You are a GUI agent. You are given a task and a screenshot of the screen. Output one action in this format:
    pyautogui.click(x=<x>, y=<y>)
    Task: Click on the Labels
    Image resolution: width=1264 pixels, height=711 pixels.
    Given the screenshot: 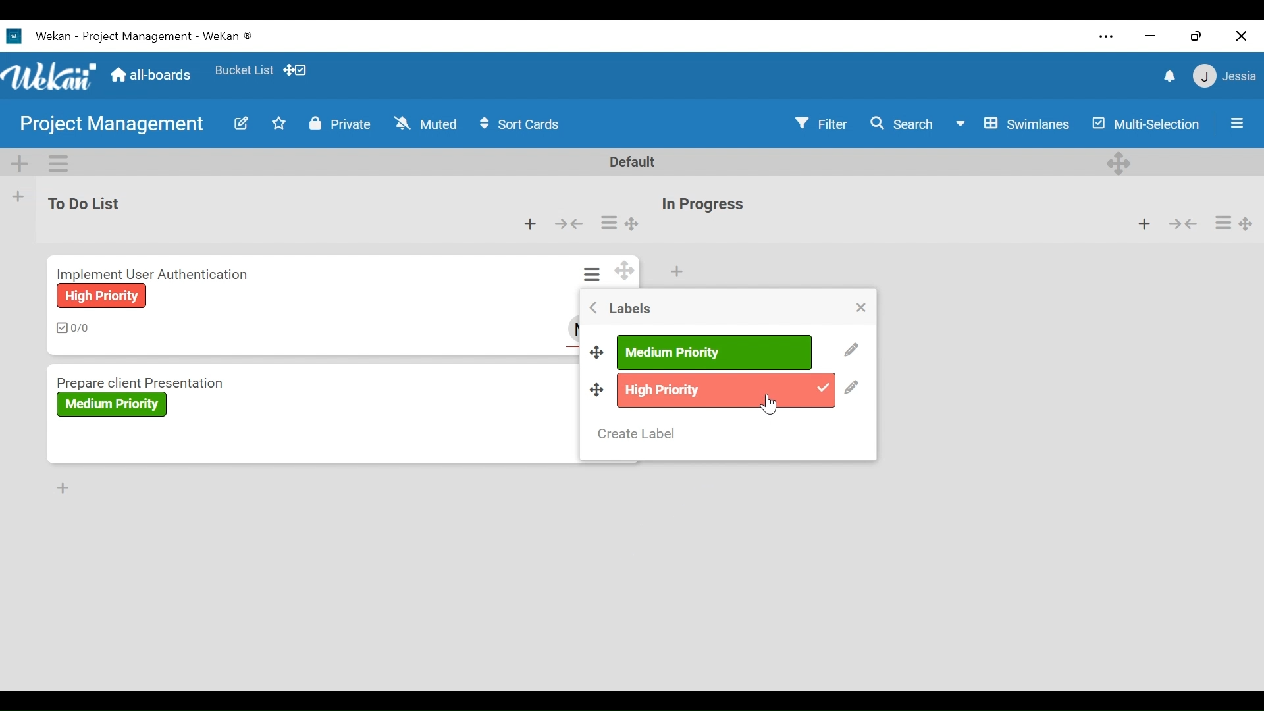 What is the action you would take?
    pyautogui.click(x=631, y=309)
    